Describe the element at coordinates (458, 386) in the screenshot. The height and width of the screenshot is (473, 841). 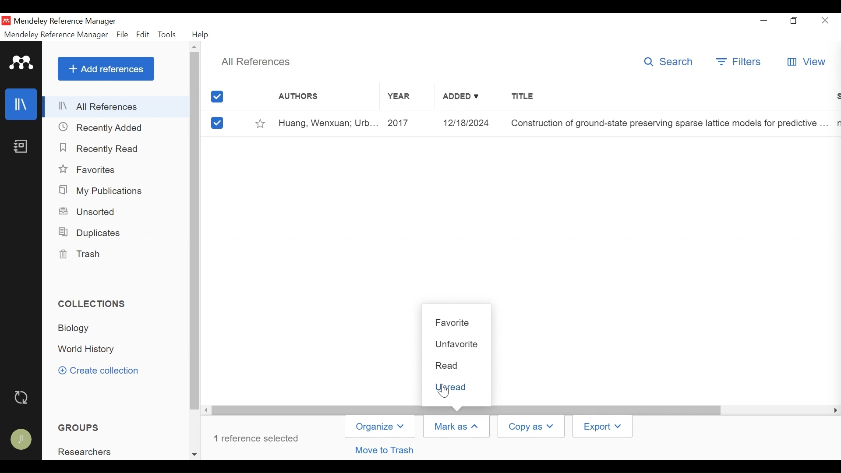
I see `Unread` at that location.